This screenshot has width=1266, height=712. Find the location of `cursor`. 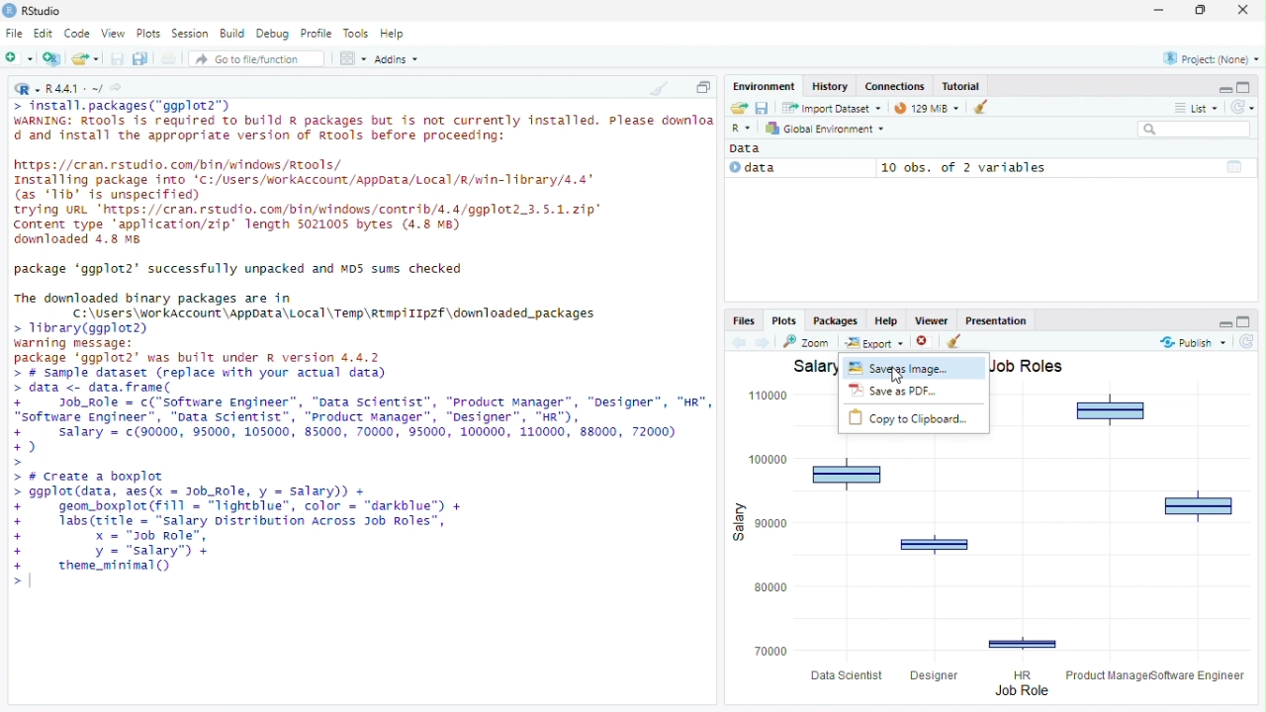

cursor is located at coordinates (895, 376).